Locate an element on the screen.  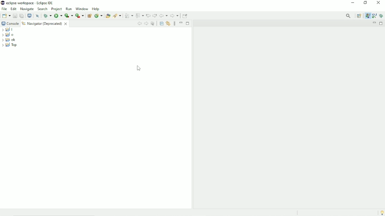
Minimize is located at coordinates (181, 23).